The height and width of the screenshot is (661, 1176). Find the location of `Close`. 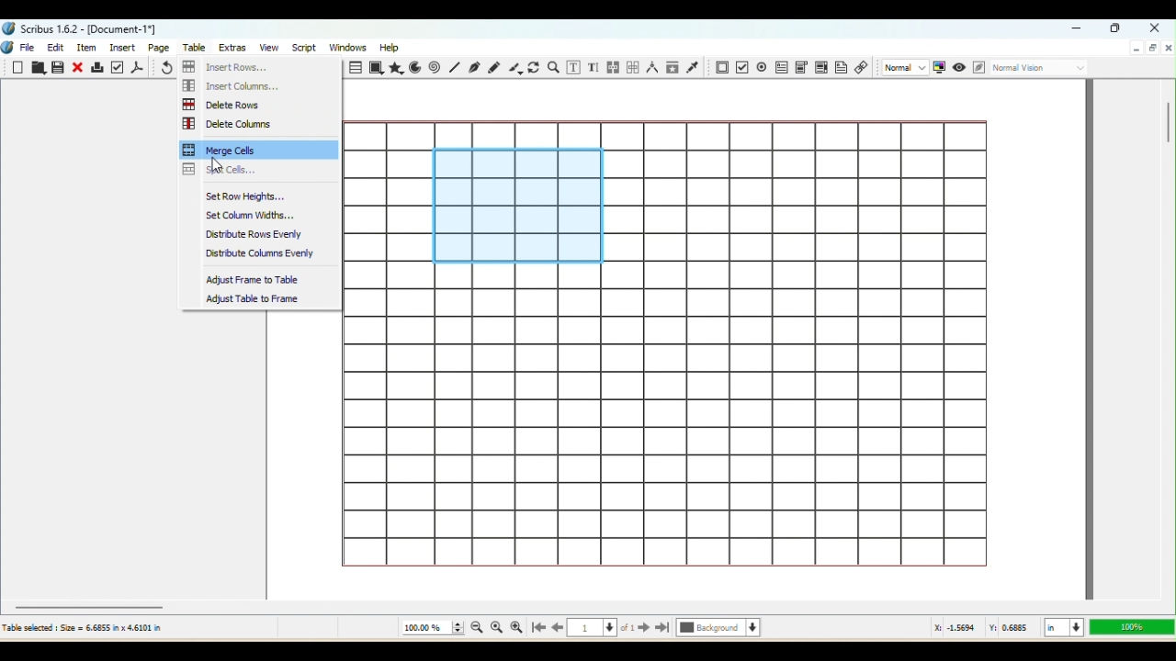

Close is located at coordinates (79, 67).